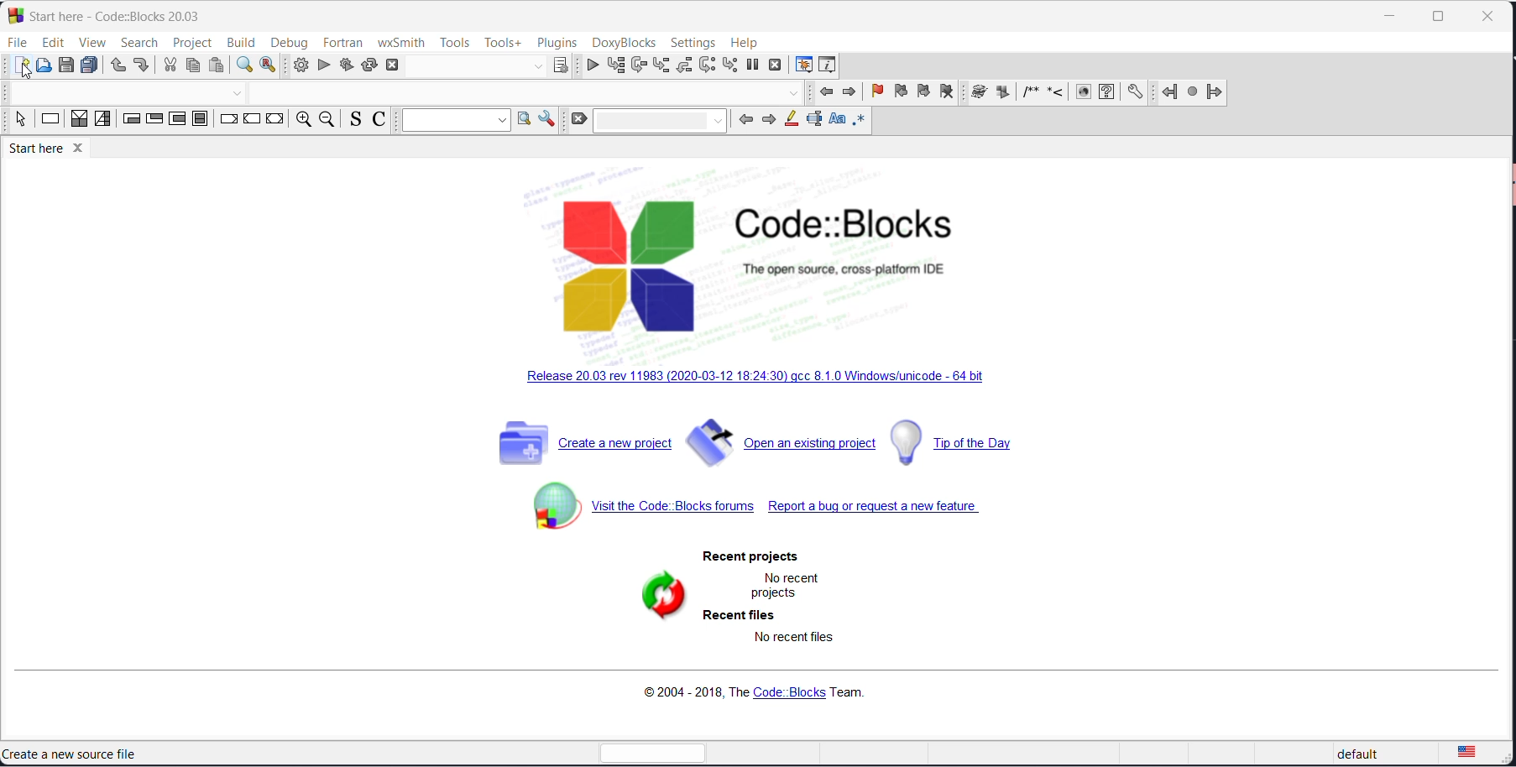 This screenshot has height=767, width=1516. What do you see at coordinates (301, 121) in the screenshot?
I see `zoom in` at bounding box center [301, 121].